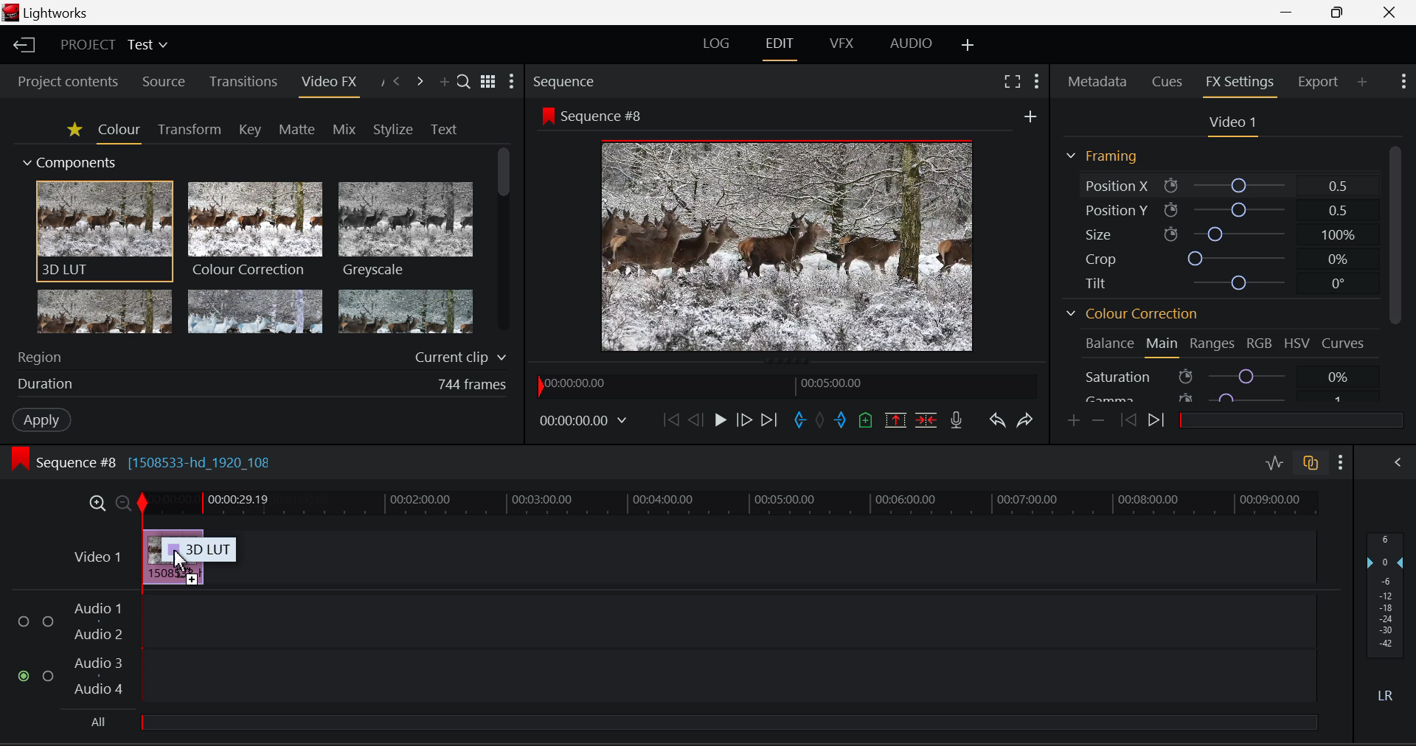 This screenshot has height=746, width=1416. I want to click on , so click(1030, 116).